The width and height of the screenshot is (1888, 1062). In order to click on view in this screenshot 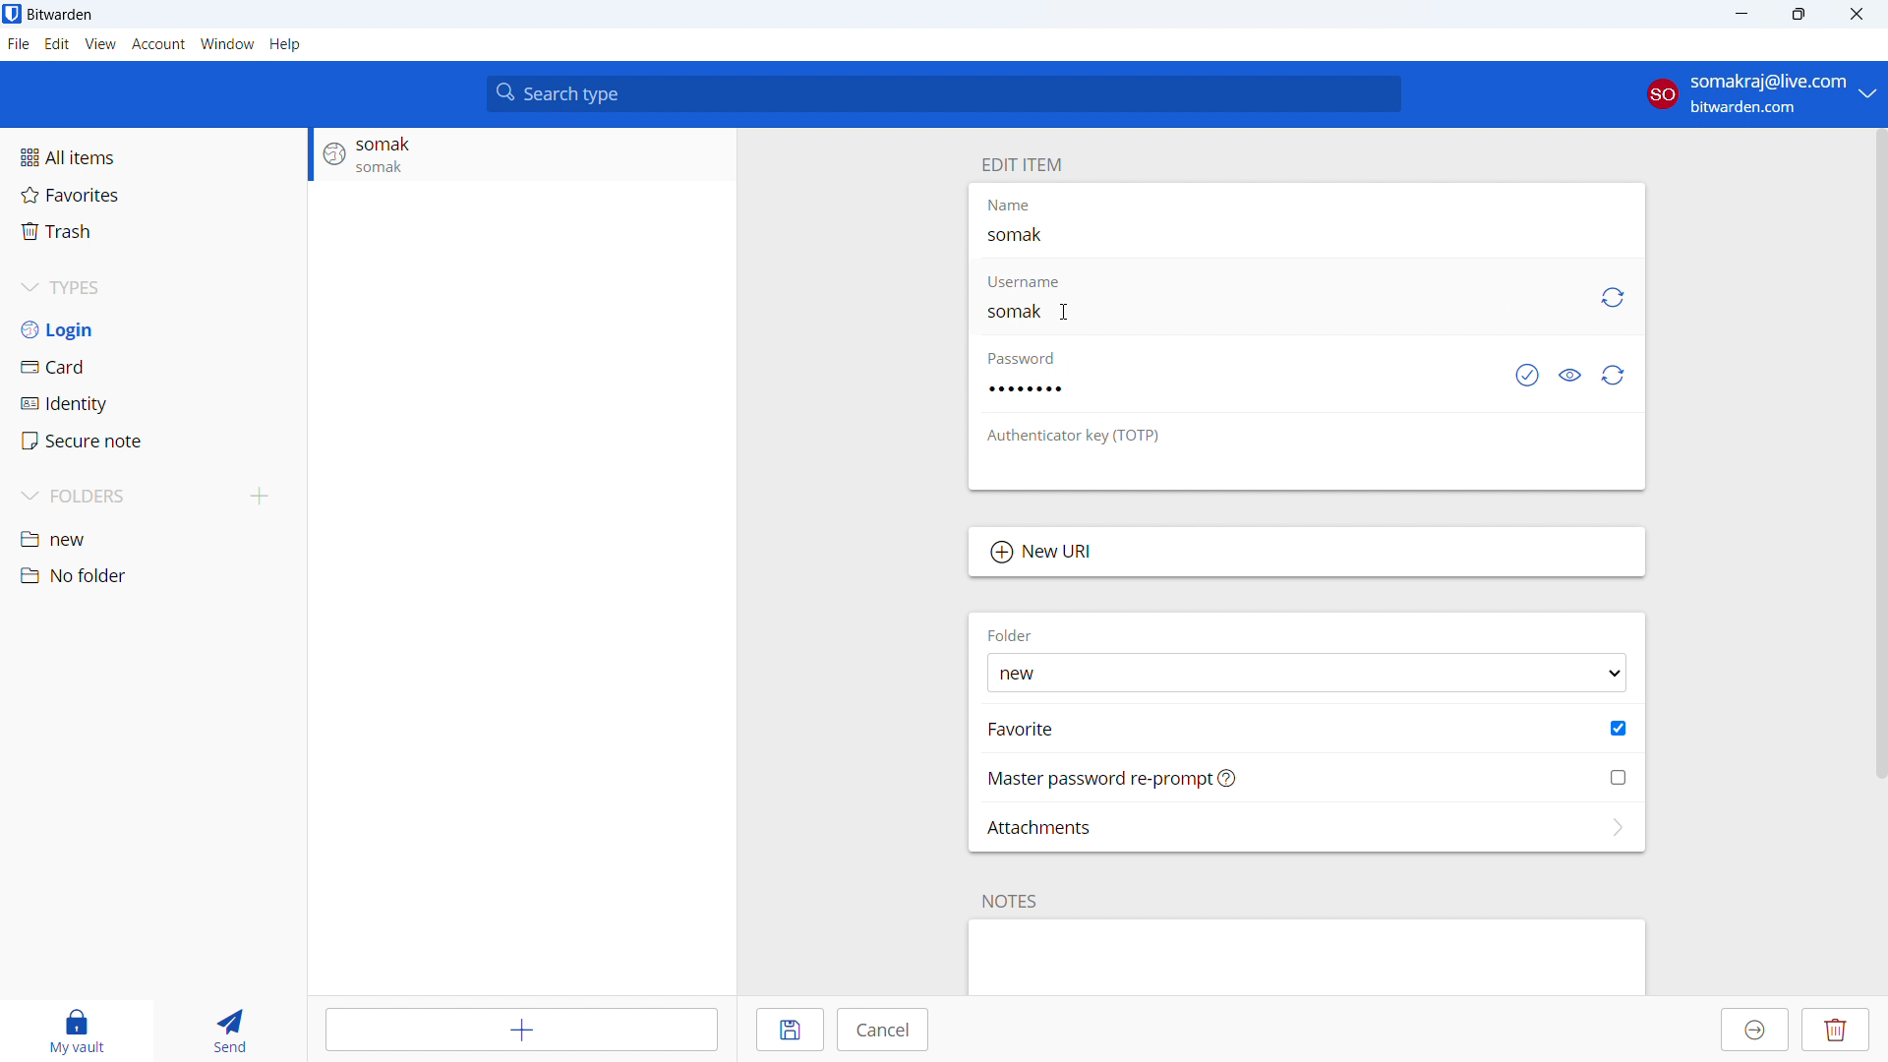, I will do `click(101, 44)`.